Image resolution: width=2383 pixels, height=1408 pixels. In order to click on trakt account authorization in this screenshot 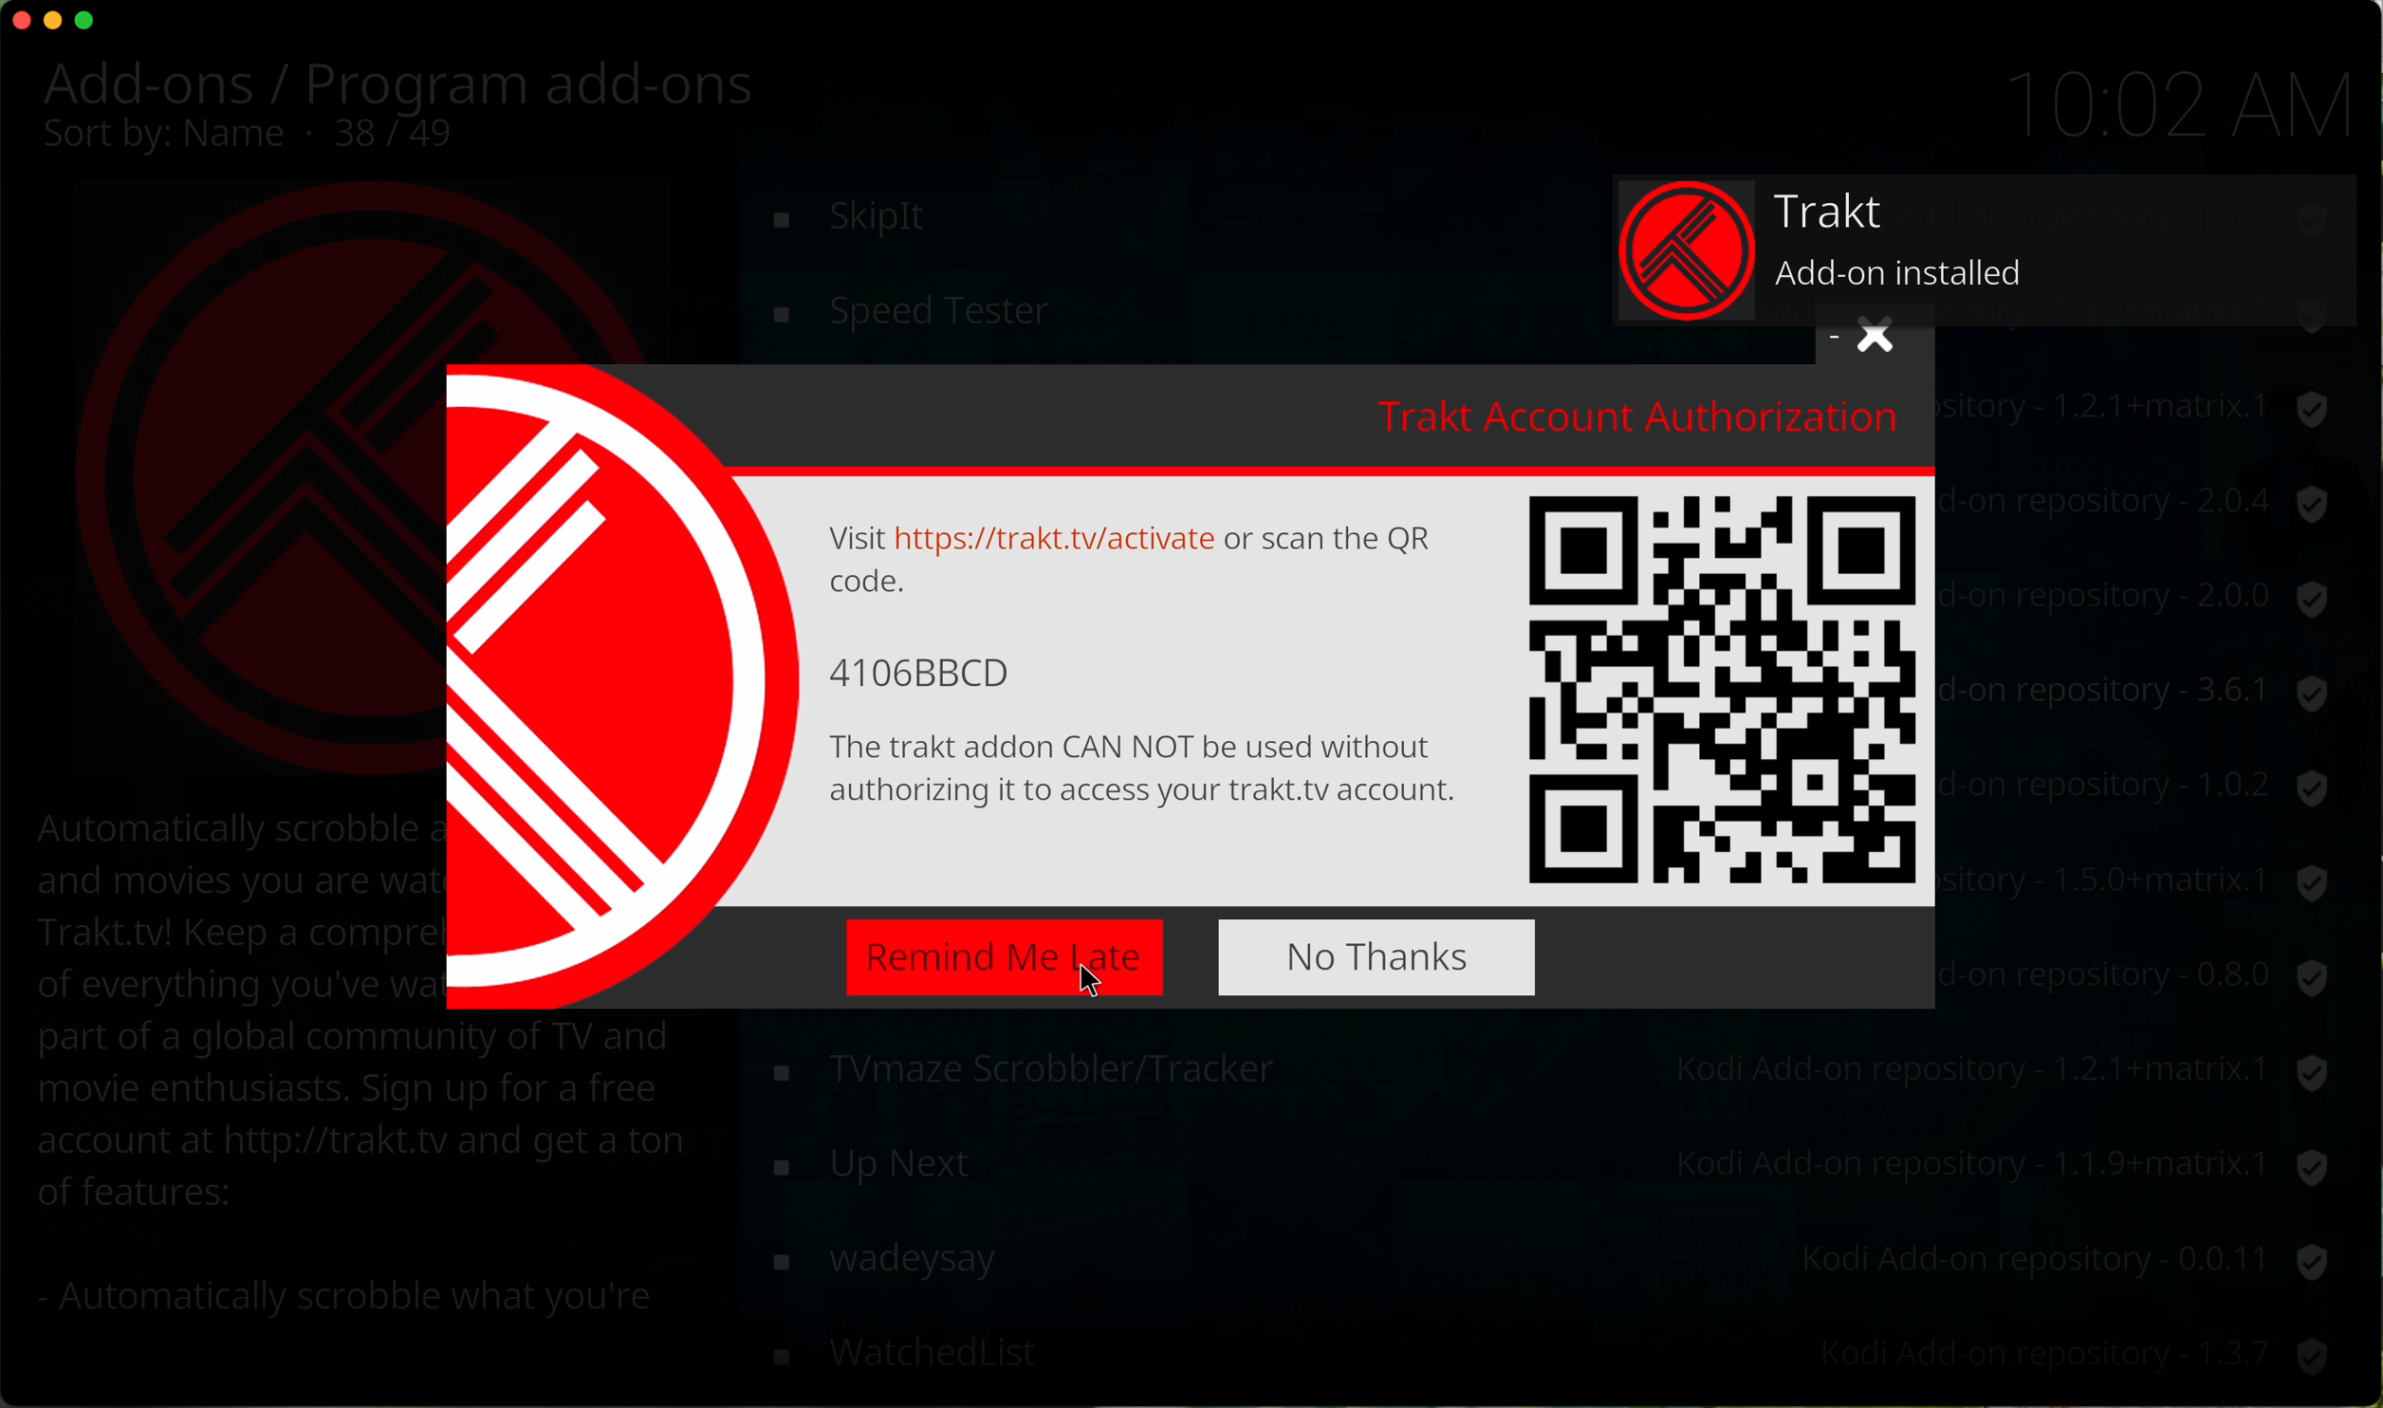, I will do `click(1635, 412)`.